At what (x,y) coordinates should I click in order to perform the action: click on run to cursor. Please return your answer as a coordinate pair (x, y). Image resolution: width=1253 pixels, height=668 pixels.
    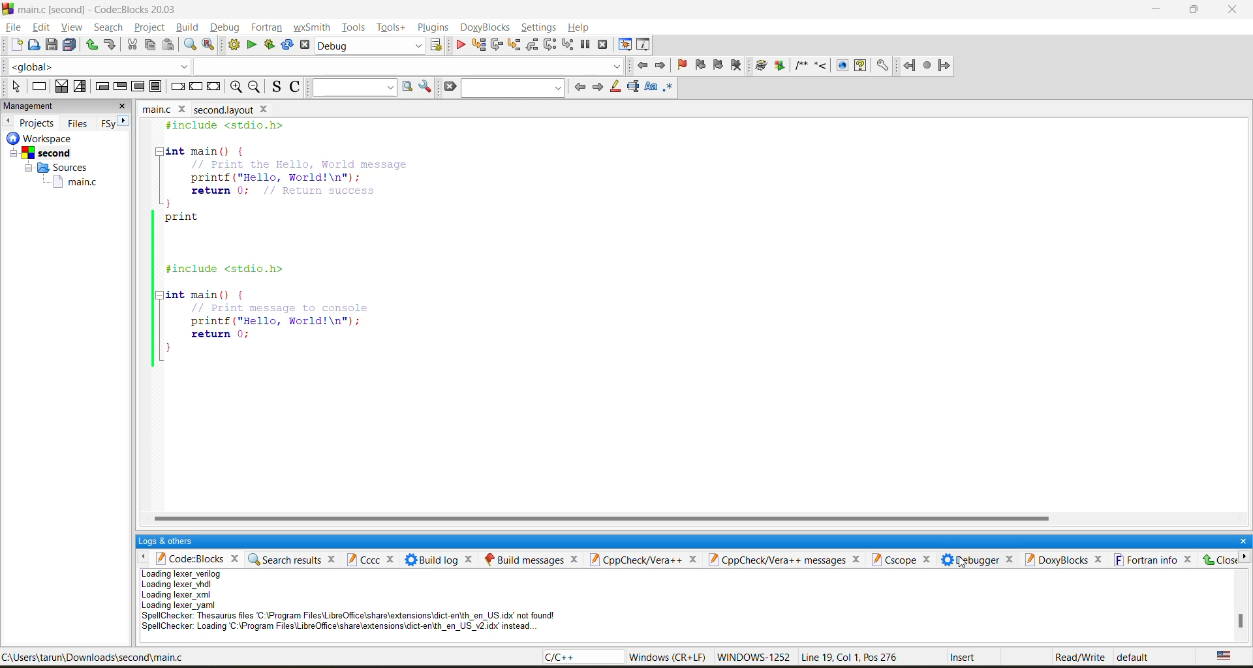
    Looking at the image, I should click on (477, 45).